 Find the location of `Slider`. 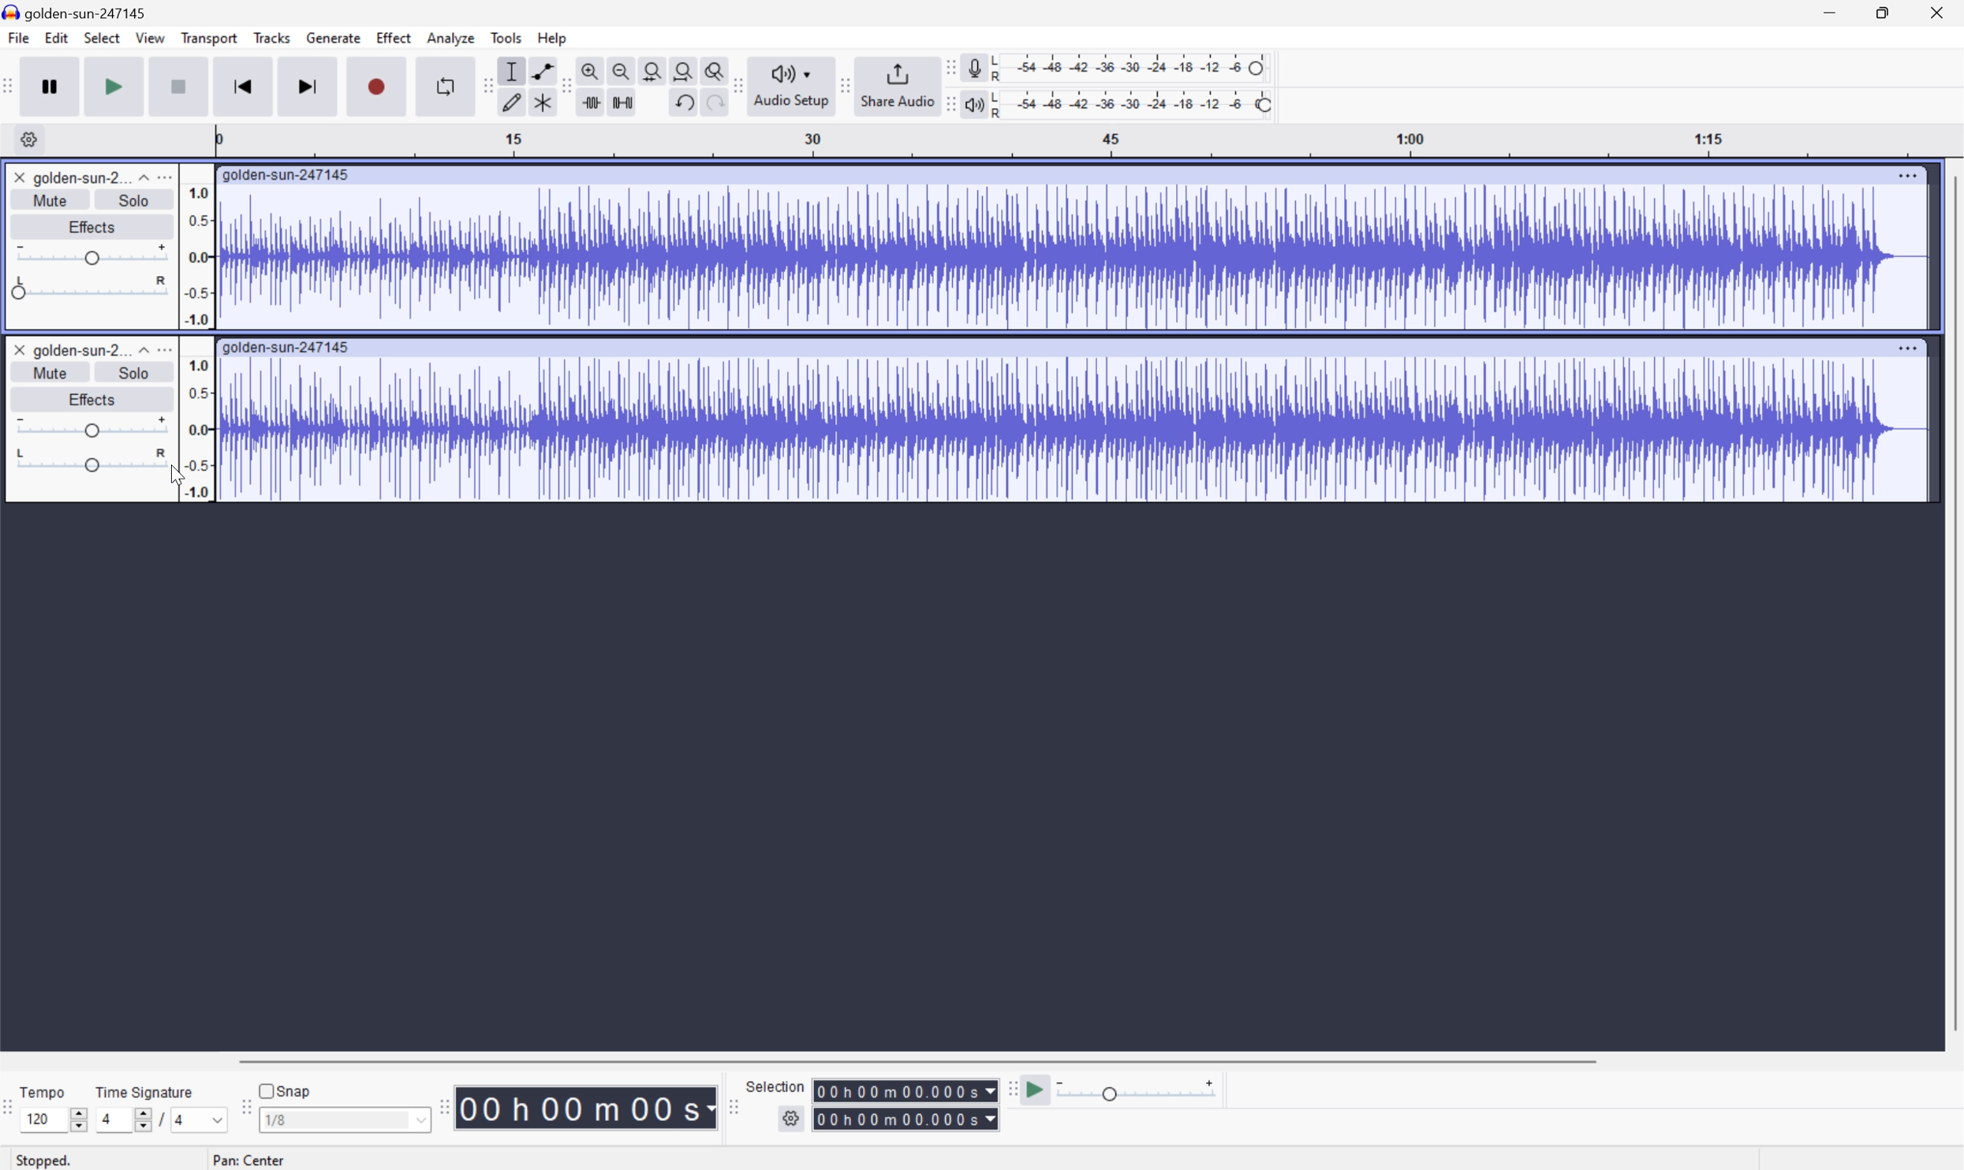

Slider is located at coordinates (75, 1116).